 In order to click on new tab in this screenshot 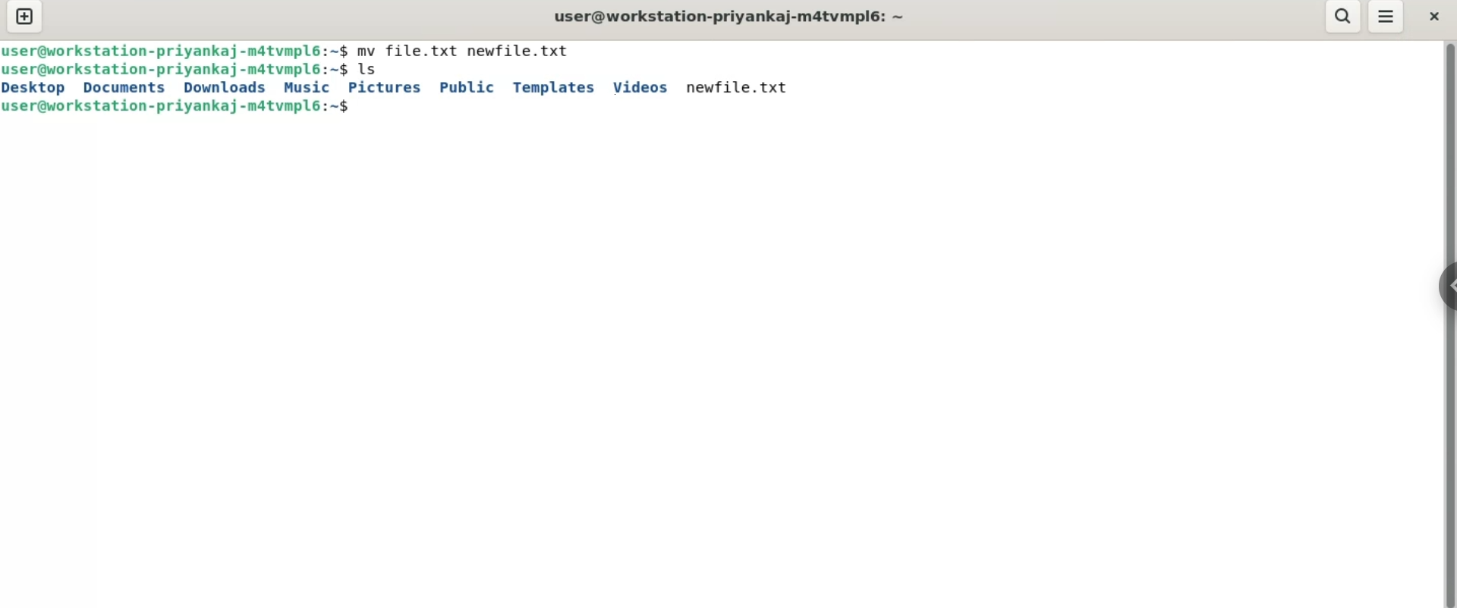, I will do `click(24, 18)`.